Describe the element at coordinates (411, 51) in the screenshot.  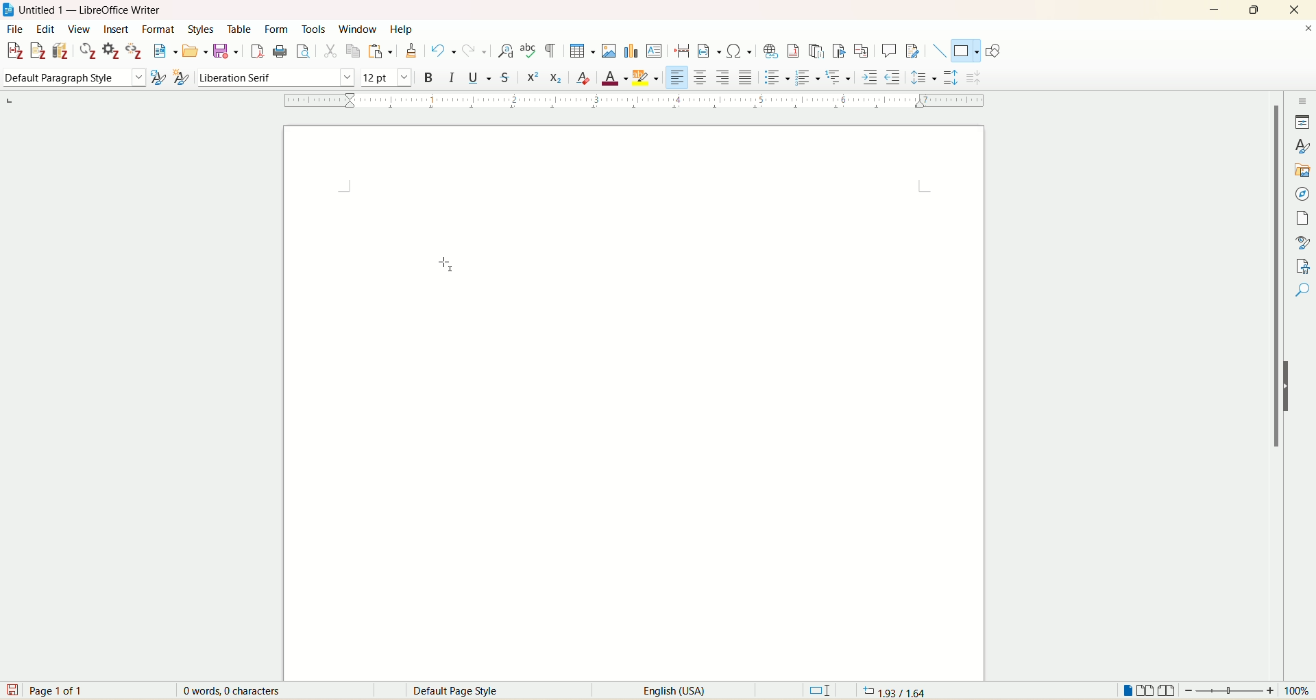
I see `clone formatting` at that location.